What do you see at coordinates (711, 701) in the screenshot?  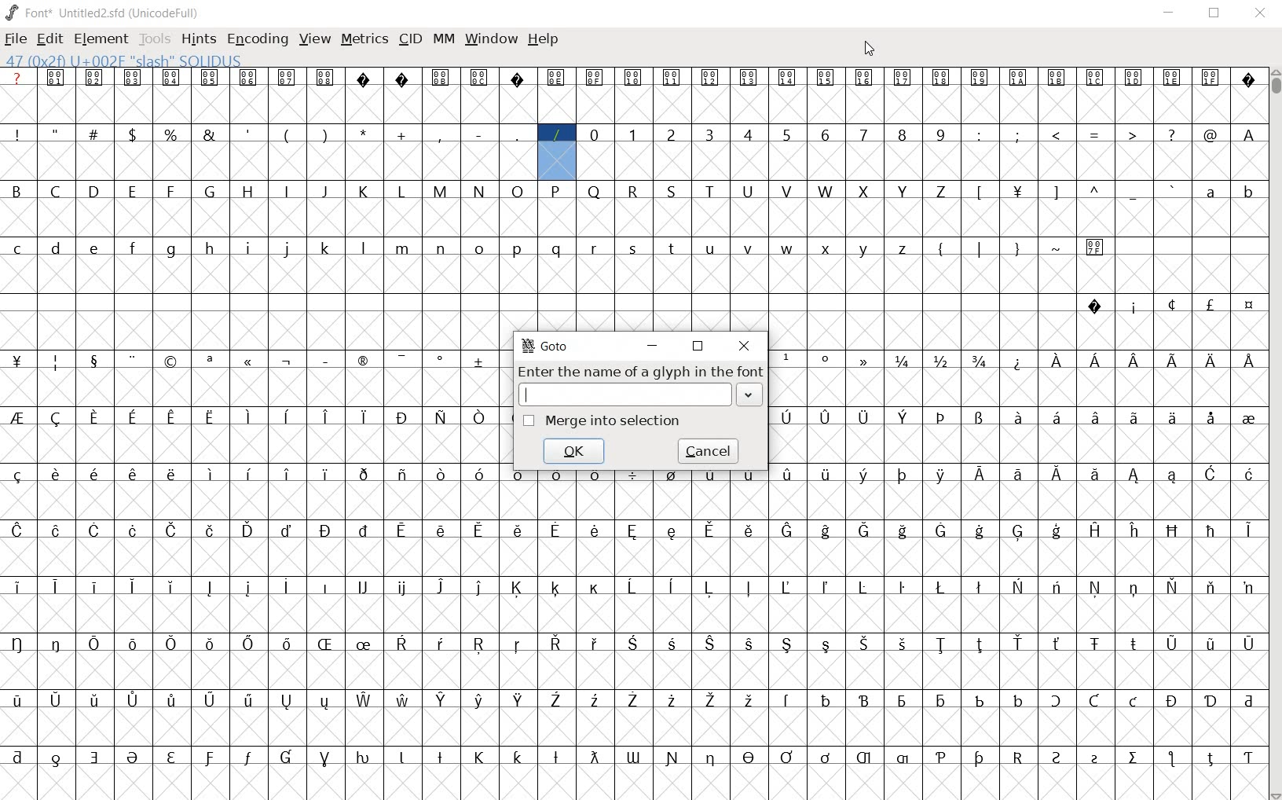 I see `glyph` at bounding box center [711, 701].